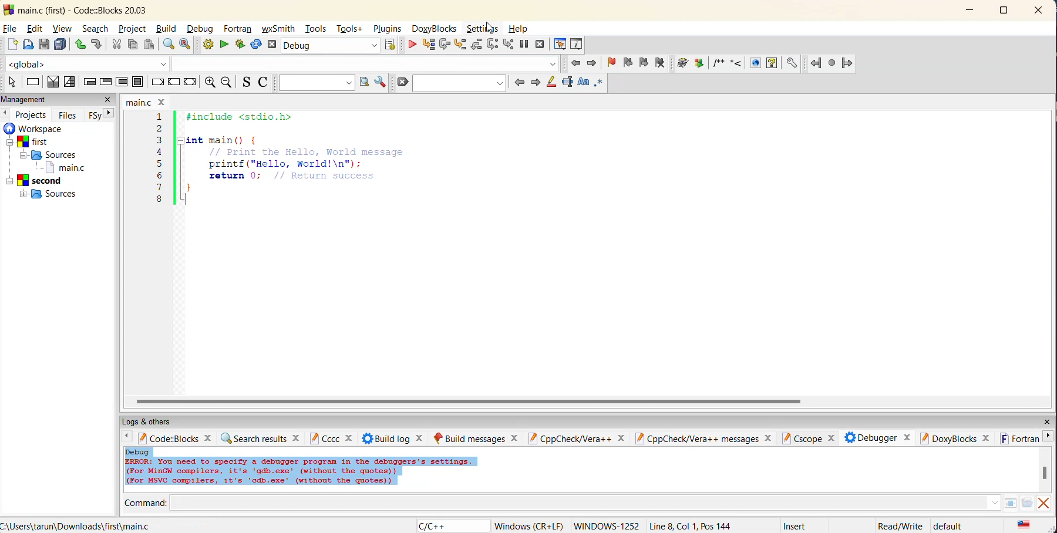 This screenshot has width=1057, height=533. I want to click on file, so click(11, 29).